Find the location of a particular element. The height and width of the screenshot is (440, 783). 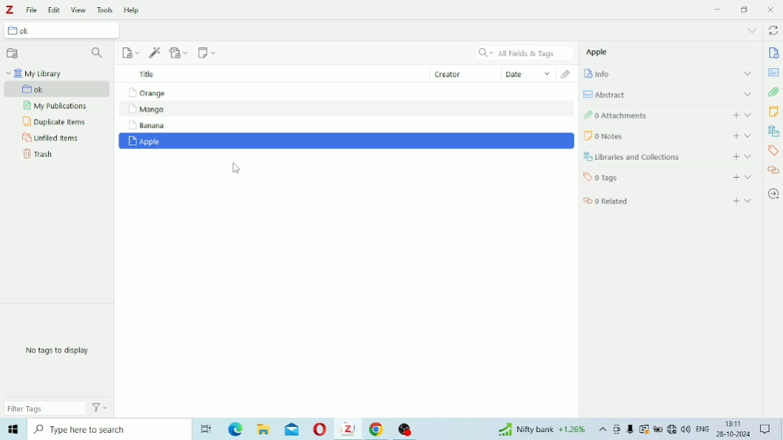

Banana is located at coordinates (344, 127).